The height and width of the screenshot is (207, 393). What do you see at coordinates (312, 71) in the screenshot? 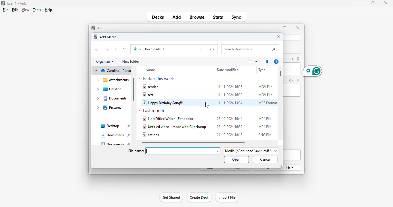
I see `grammarly extension` at bounding box center [312, 71].